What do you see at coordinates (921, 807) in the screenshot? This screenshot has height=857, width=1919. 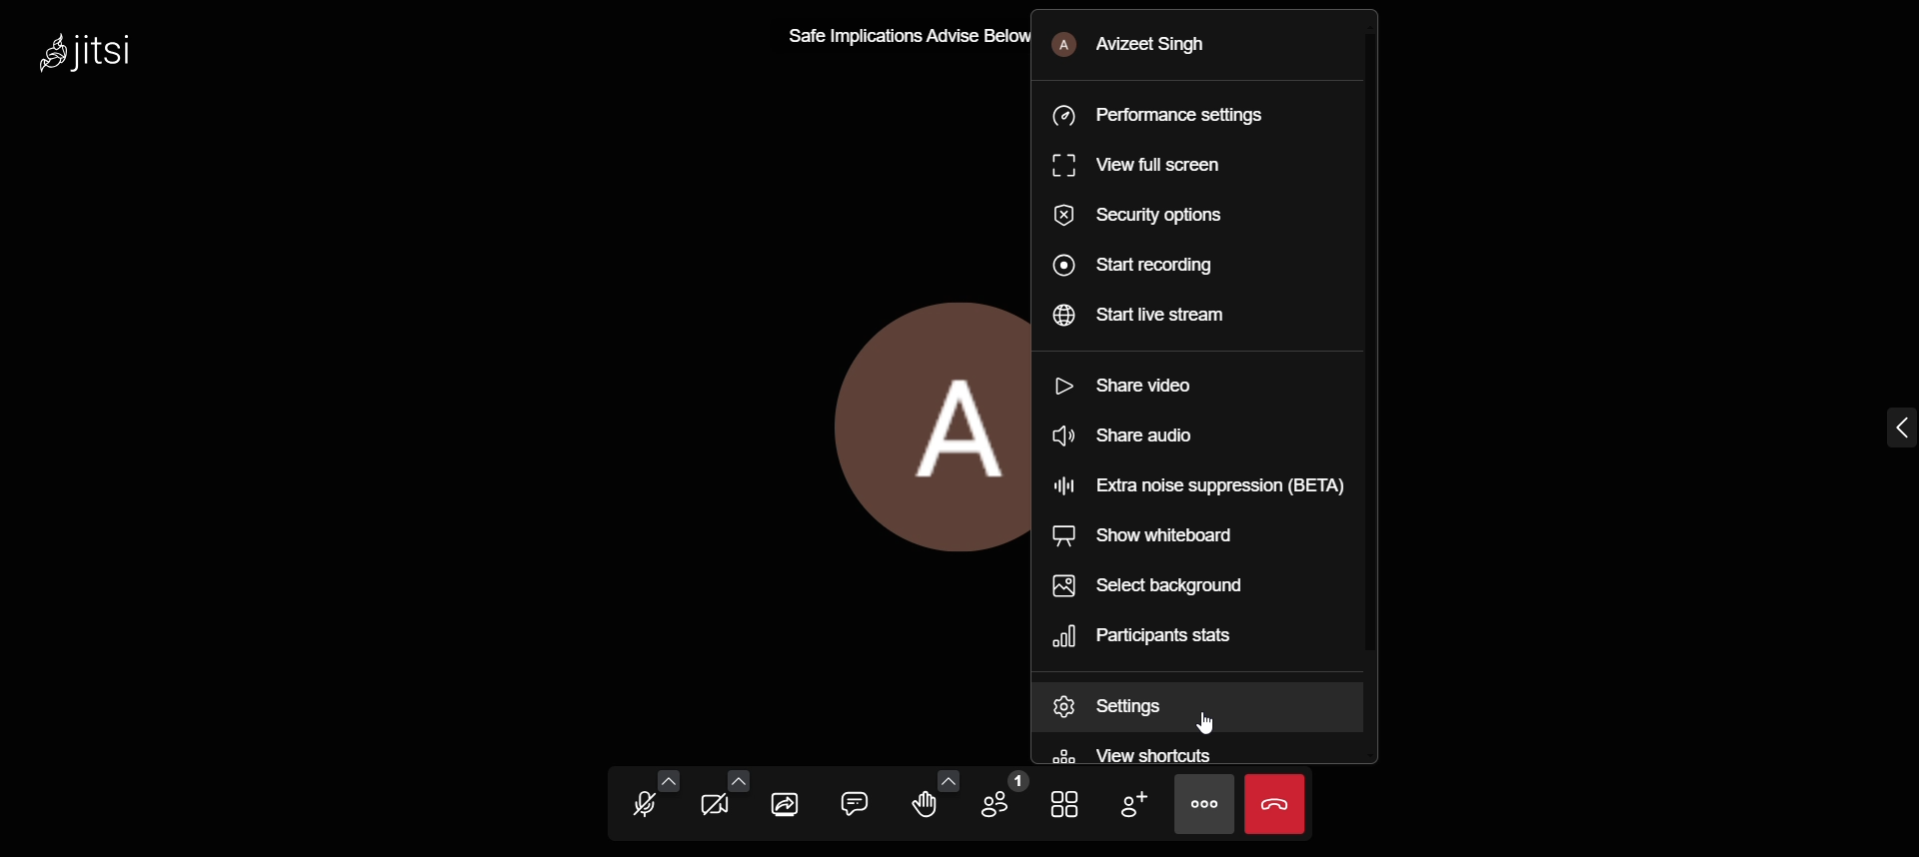 I see `raise your hand` at bounding box center [921, 807].